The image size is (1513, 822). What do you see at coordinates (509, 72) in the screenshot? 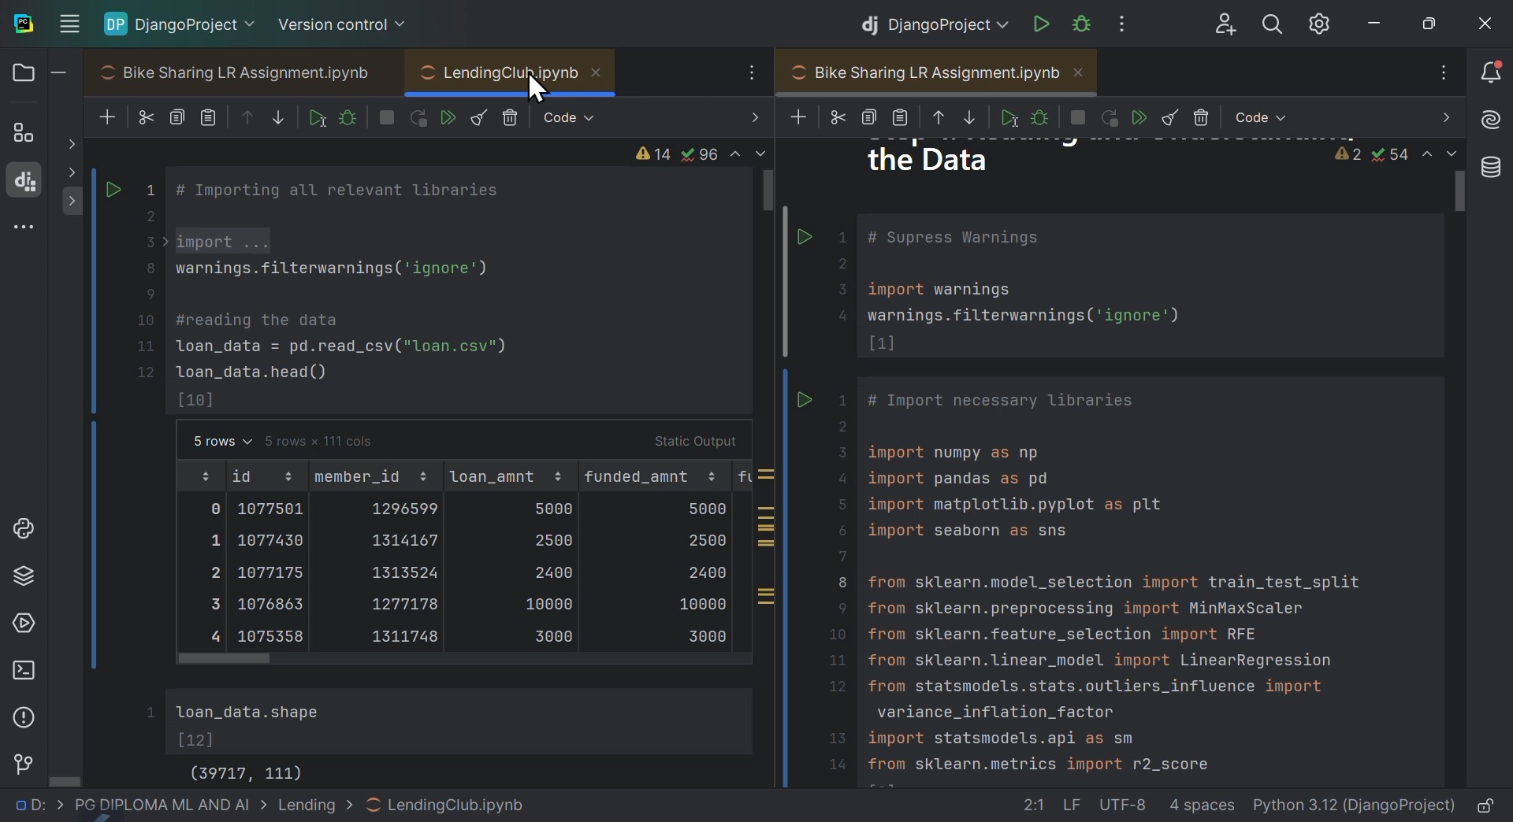
I see `LendingCluR.ipynb` at bounding box center [509, 72].